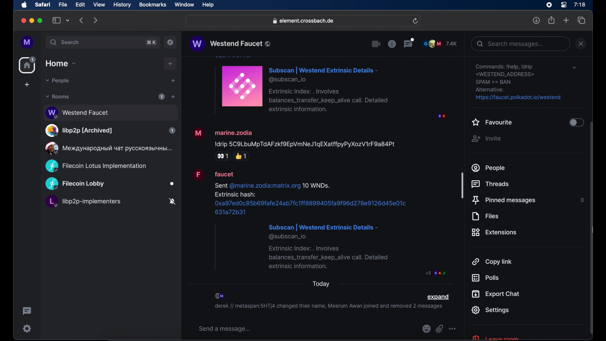  What do you see at coordinates (82, 20) in the screenshot?
I see `backward` at bounding box center [82, 20].